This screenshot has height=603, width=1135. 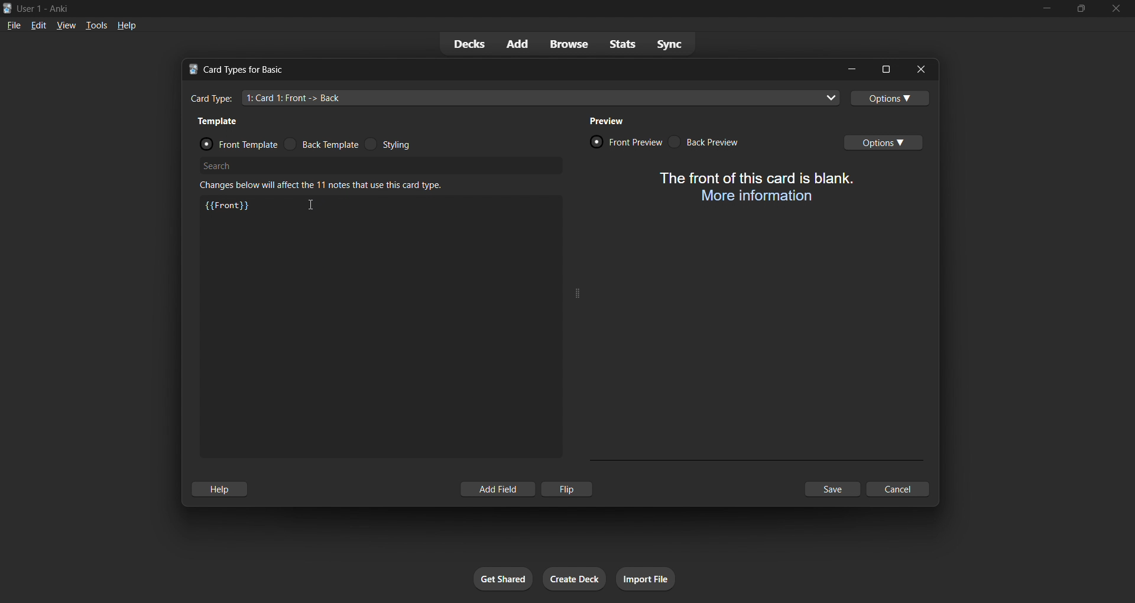 I want to click on hlep, so click(x=223, y=489).